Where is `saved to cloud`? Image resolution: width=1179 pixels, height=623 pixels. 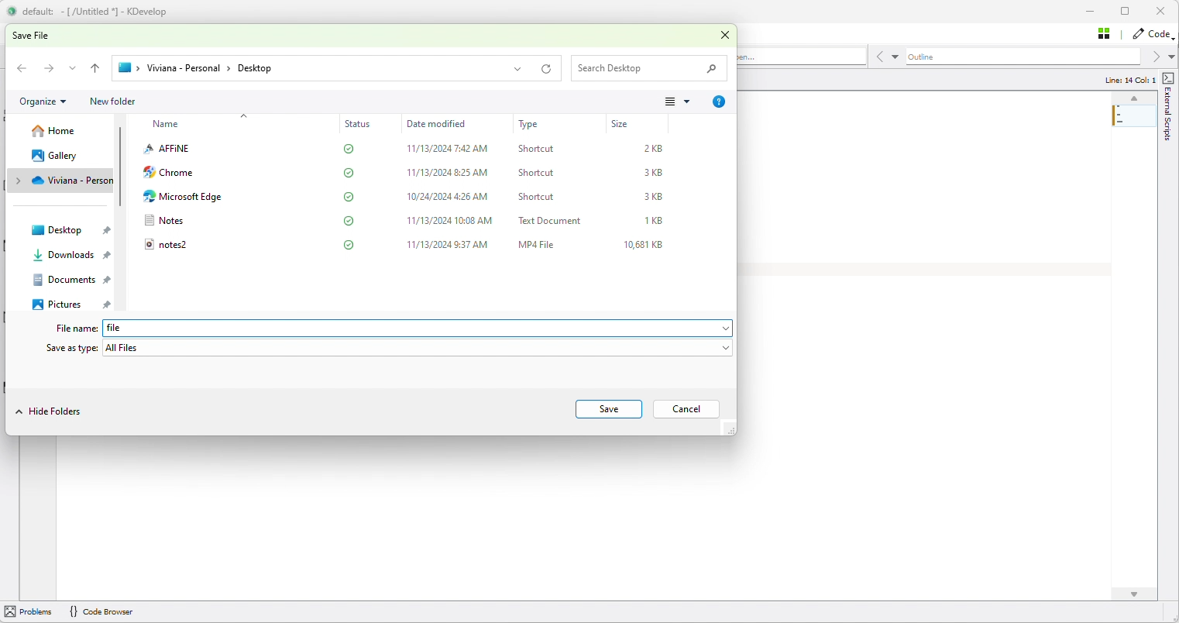
saved to cloud is located at coordinates (349, 244).